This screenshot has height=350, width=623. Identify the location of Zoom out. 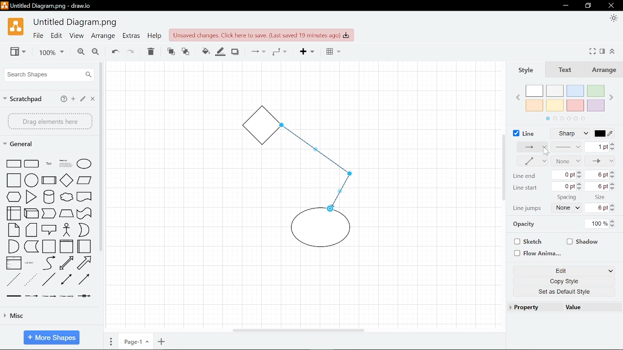
(95, 52).